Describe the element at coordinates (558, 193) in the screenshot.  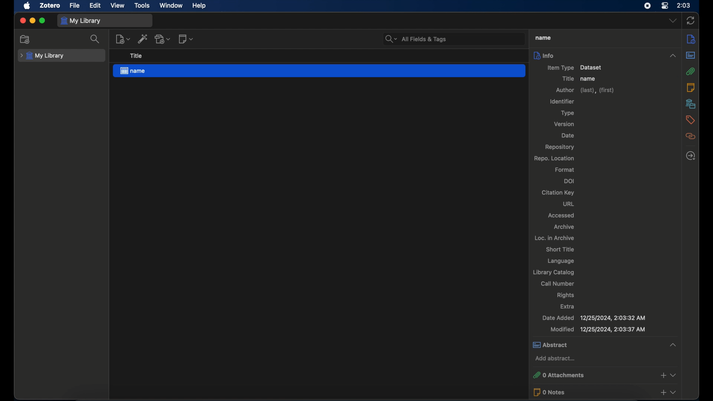
I see `citation key` at that location.